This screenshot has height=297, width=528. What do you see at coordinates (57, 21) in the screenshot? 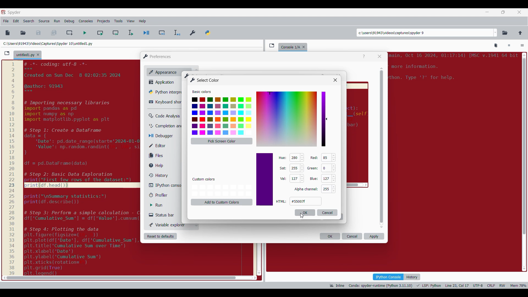
I see `Run menu` at bounding box center [57, 21].